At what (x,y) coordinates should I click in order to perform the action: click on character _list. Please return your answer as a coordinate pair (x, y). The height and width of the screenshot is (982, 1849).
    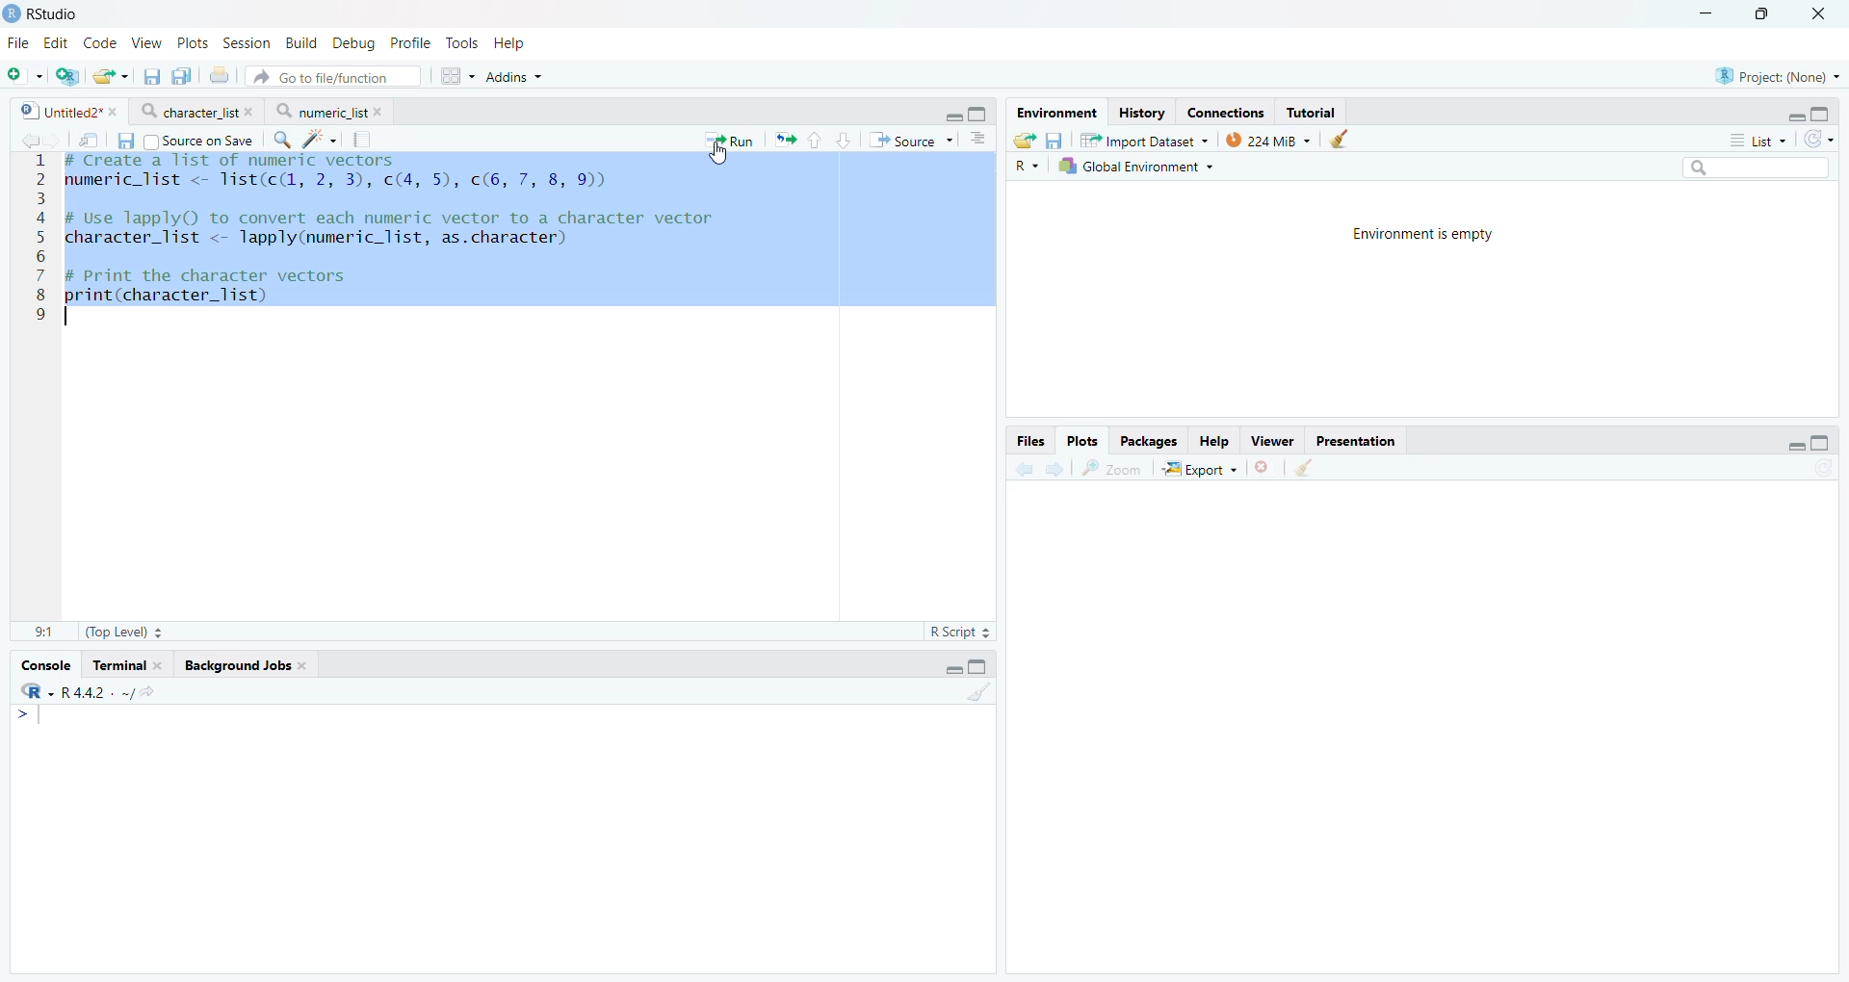
    Looking at the image, I should click on (195, 111).